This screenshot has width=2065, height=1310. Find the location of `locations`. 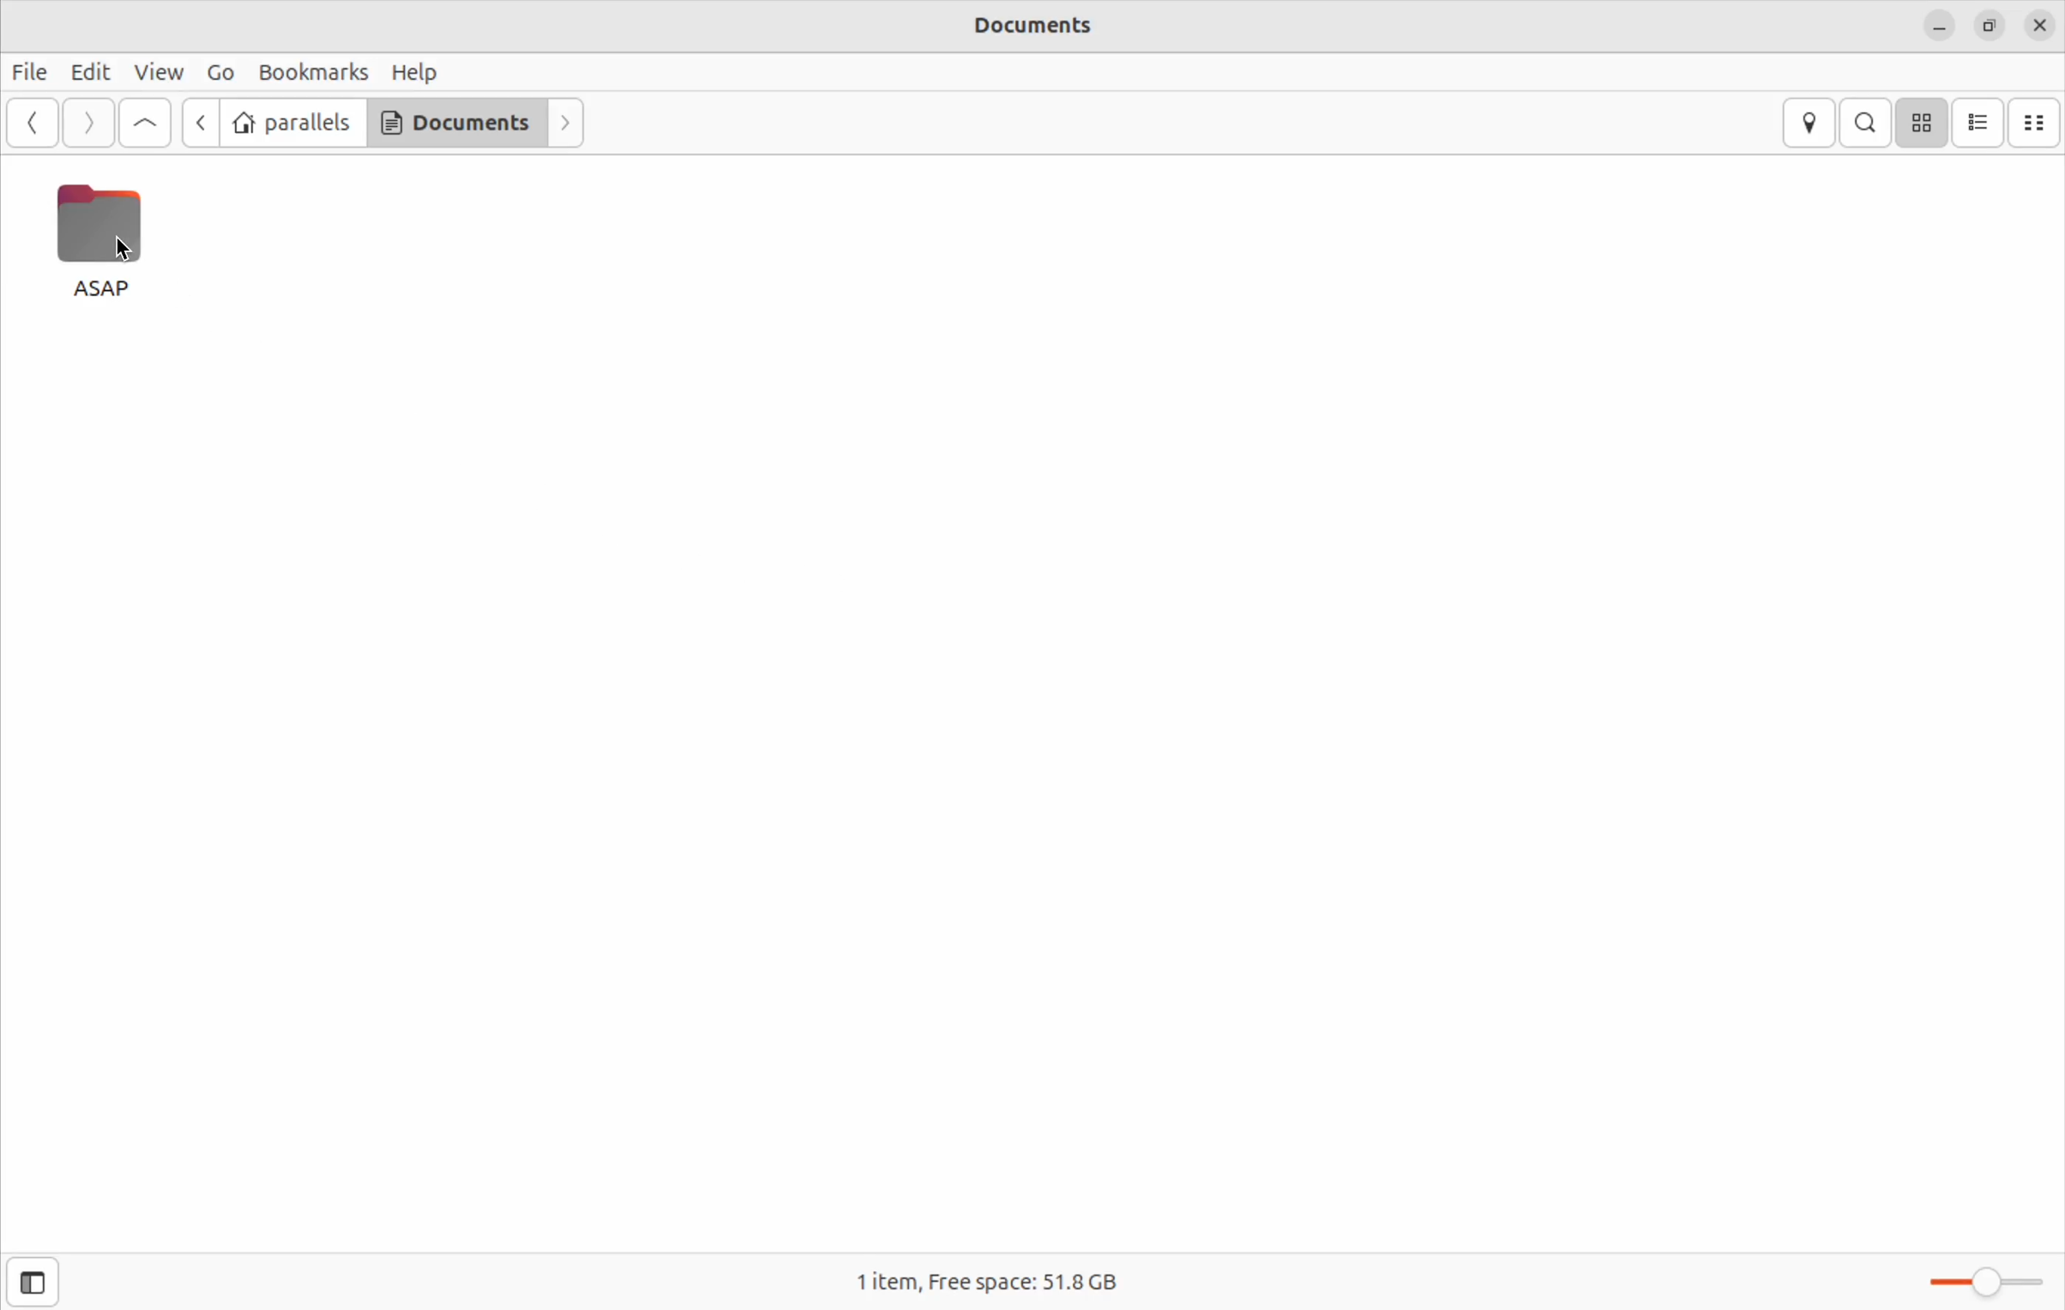

locations is located at coordinates (1808, 123).